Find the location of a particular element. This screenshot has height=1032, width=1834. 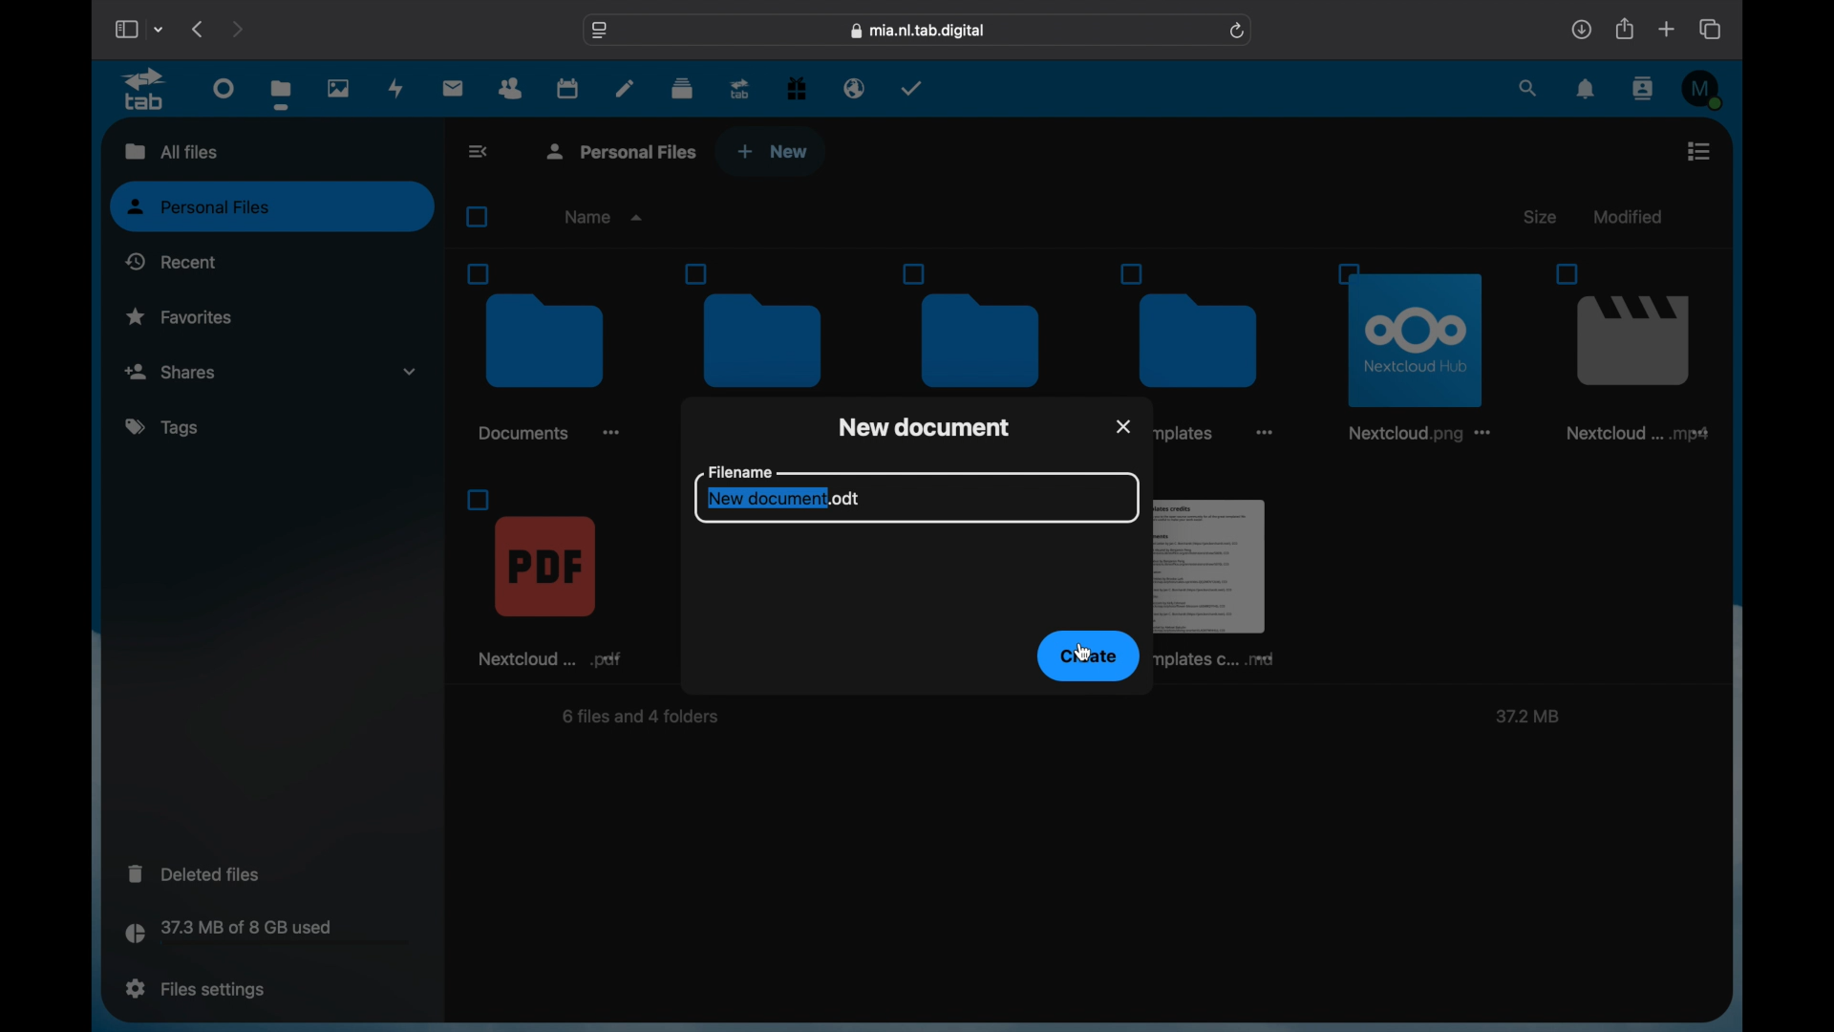

back is located at coordinates (480, 151).